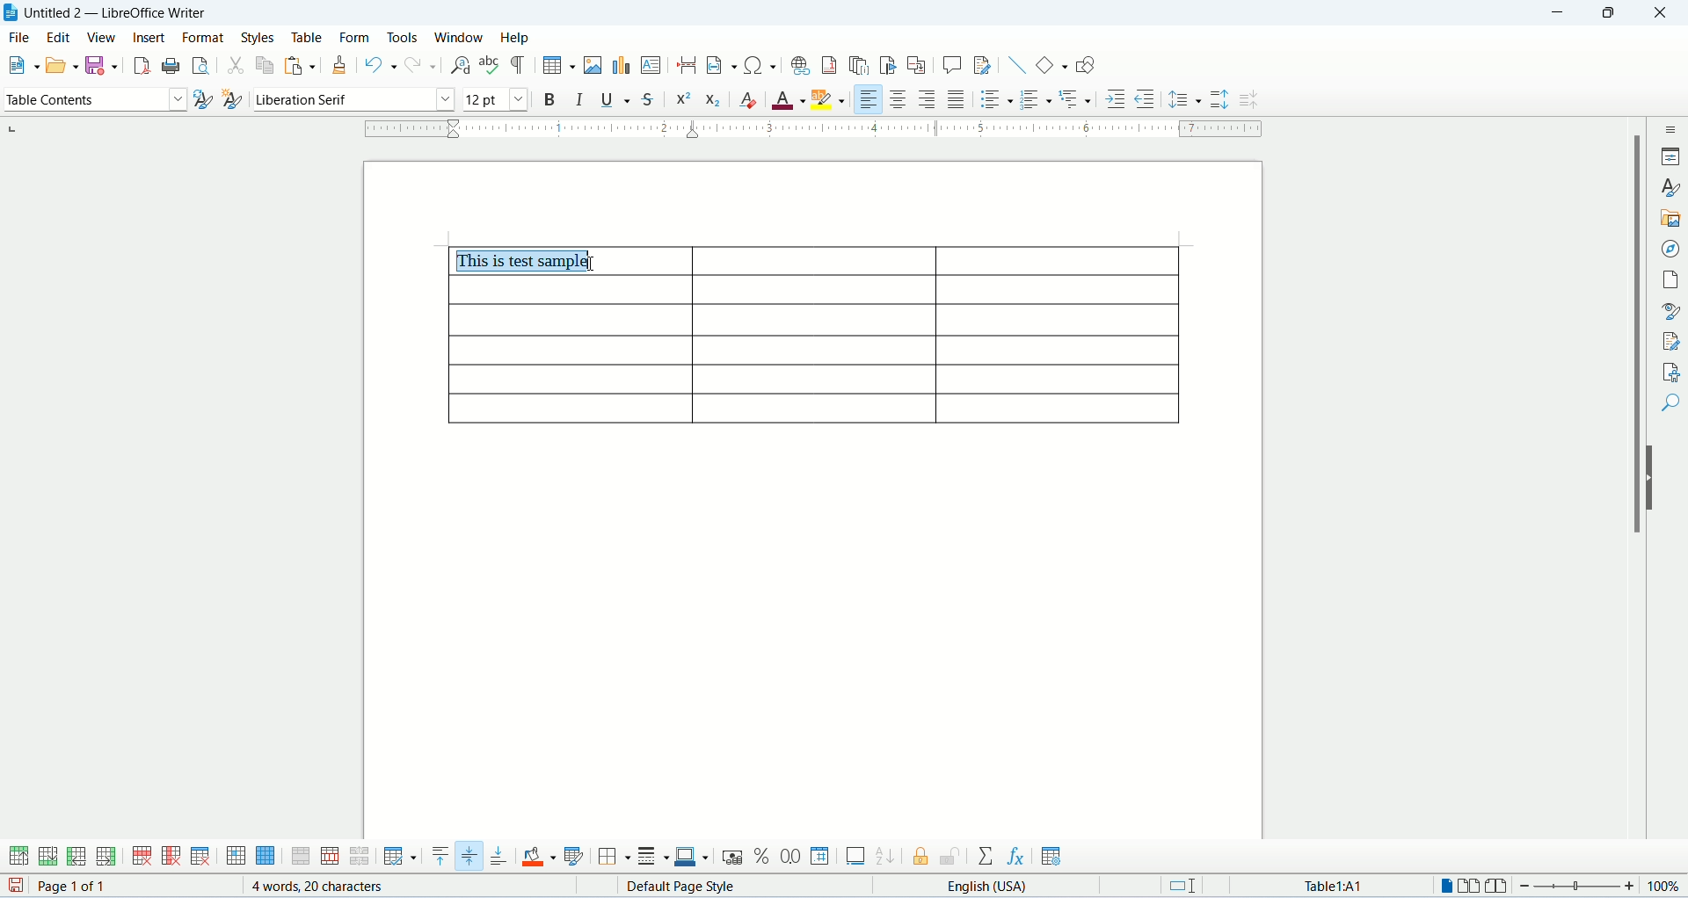 This screenshot has height=898, width=1688. Describe the element at coordinates (924, 858) in the screenshot. I see `protect cells` at that location.